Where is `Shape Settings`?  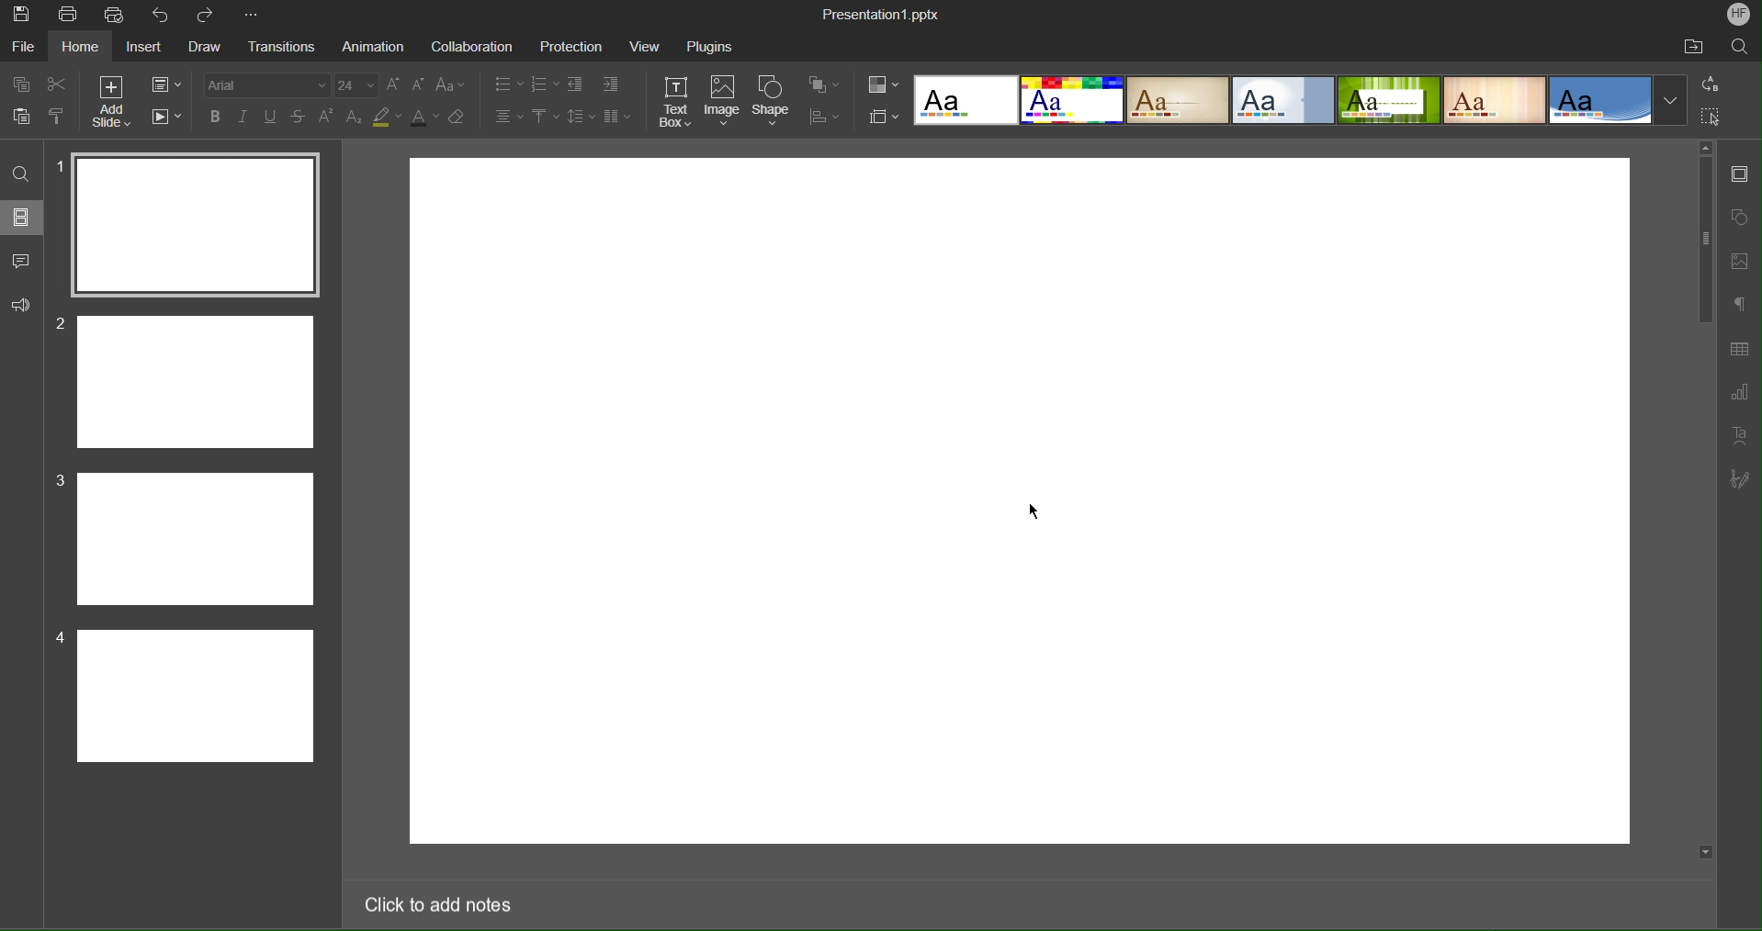 Shape Settings is located at coordinates (1740, 217).